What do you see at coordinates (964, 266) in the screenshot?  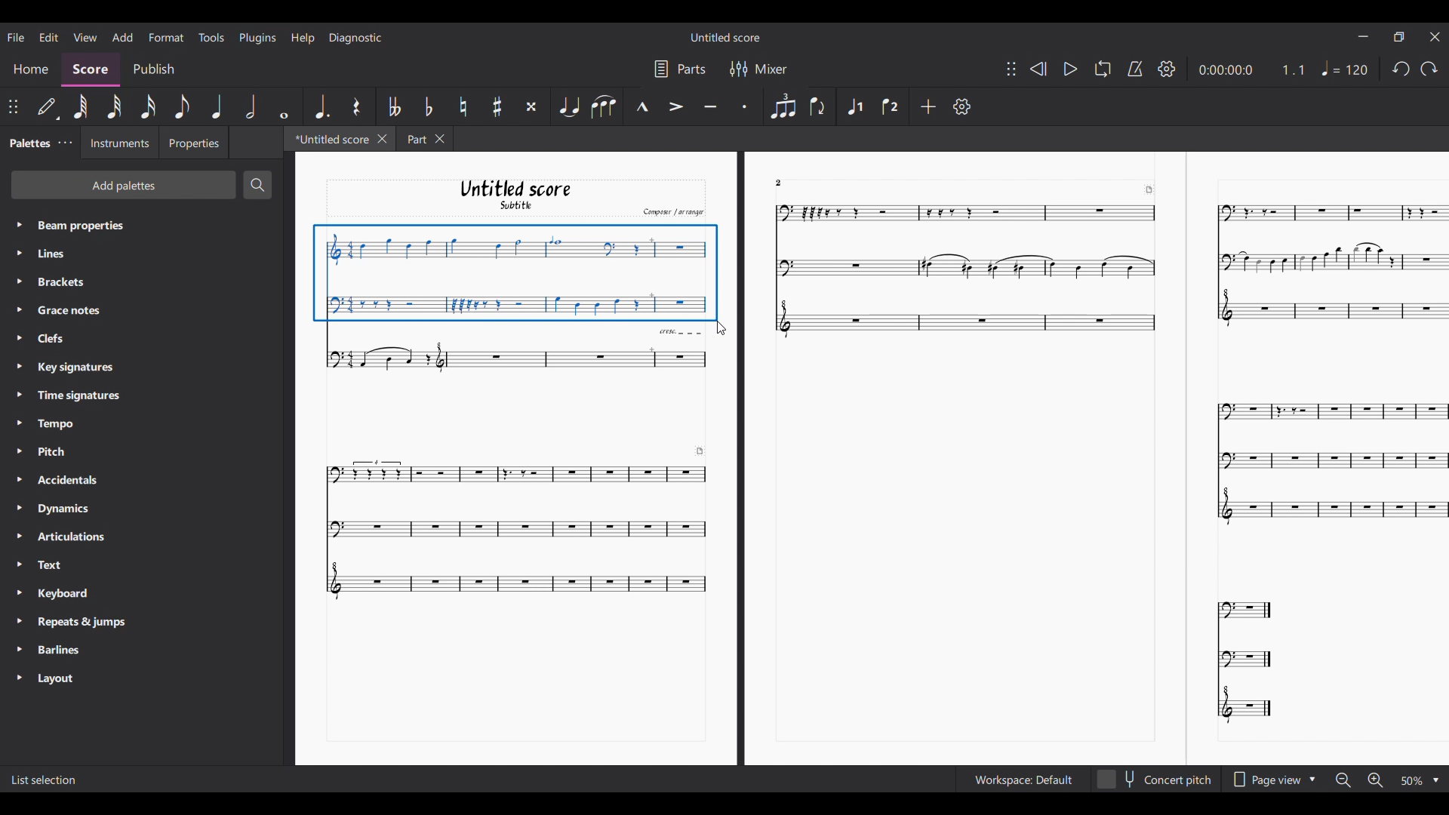 I see `` at bounding box center [964, 266].